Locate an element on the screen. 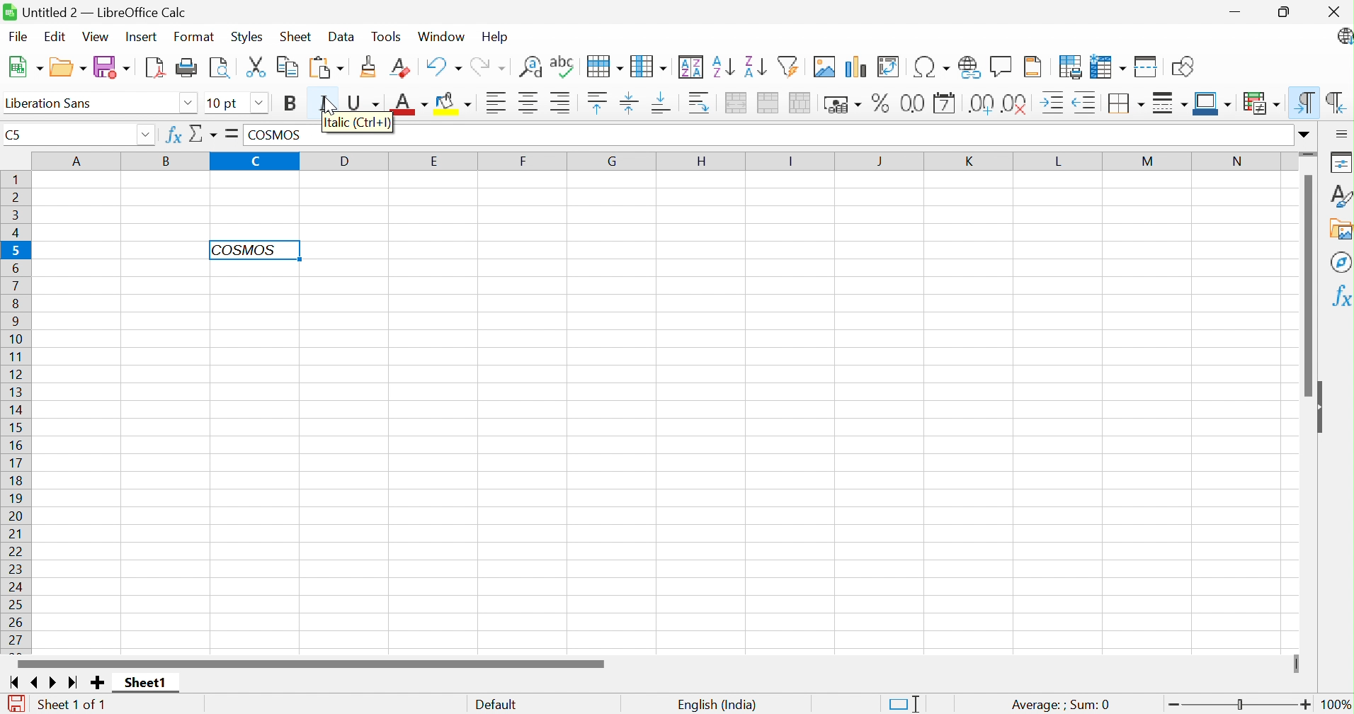  Window is located at coordinates (443, 36).